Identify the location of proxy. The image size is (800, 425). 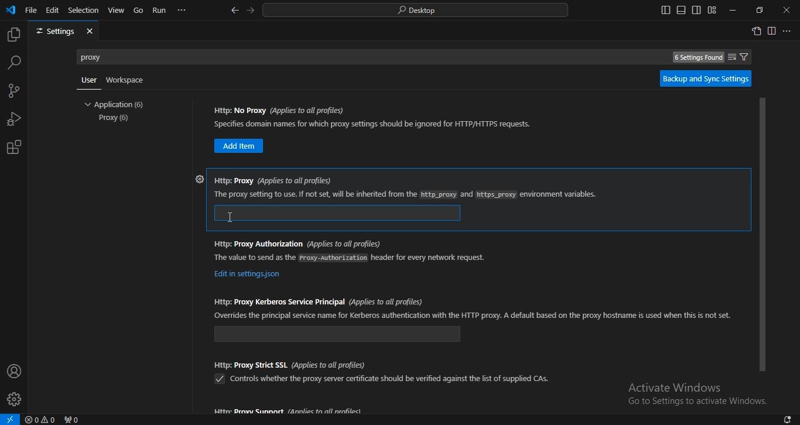
(115, 119).